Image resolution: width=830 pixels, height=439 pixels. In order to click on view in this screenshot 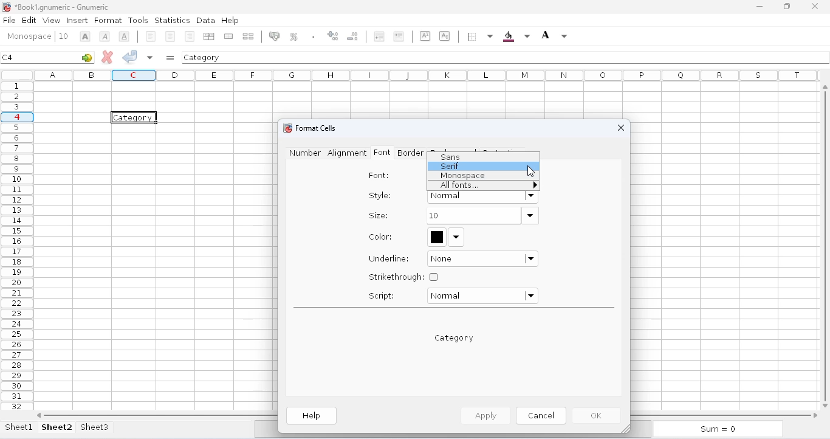, I will do `click(52, 20)`.